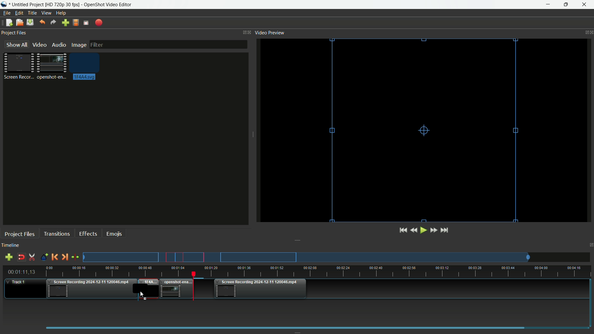  Describe the element at coordinates (269, 32) in the screenshot. I see `Video preview` at that location.